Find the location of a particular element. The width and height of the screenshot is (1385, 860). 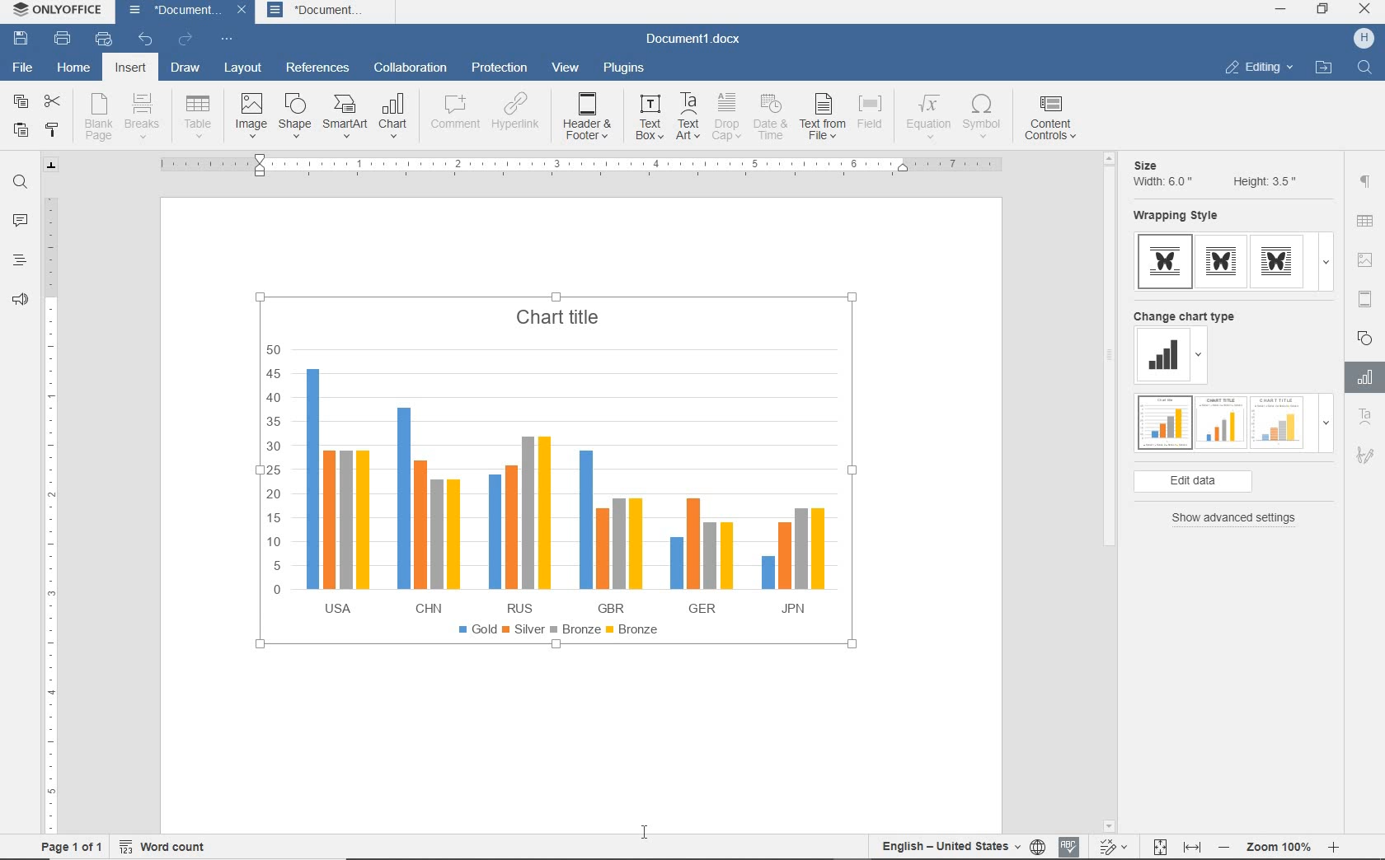

minimize is located at coordinates (1281, 9).